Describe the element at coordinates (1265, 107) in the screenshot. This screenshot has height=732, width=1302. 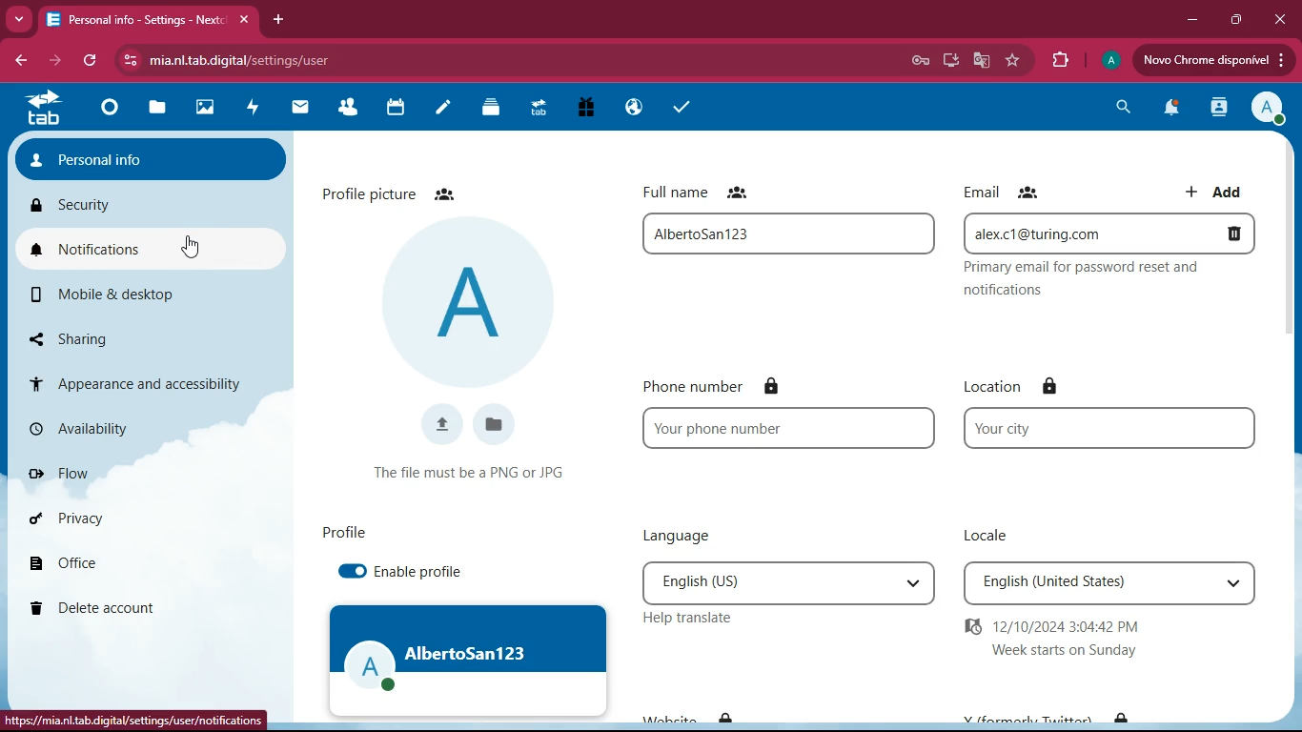
I see `profile` at that location.